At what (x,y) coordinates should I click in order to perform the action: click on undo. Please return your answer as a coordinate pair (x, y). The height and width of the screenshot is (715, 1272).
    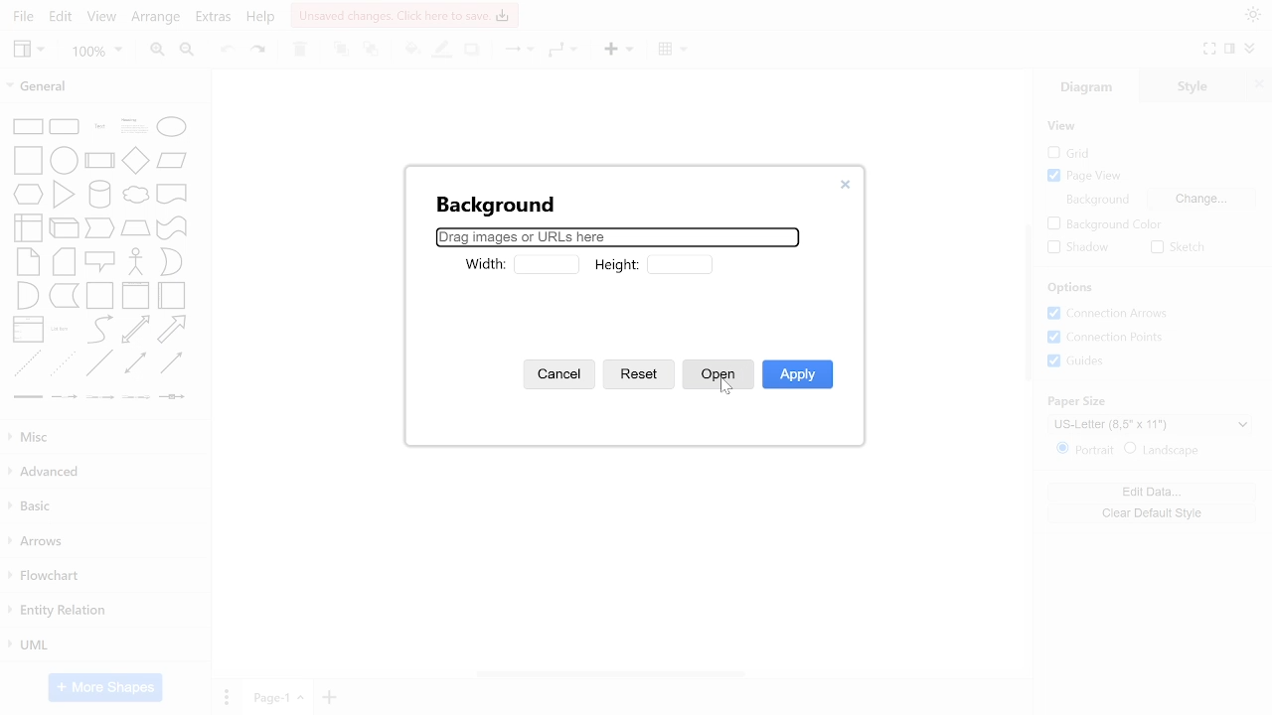
    Looking at the image, I should click on (229, 50).